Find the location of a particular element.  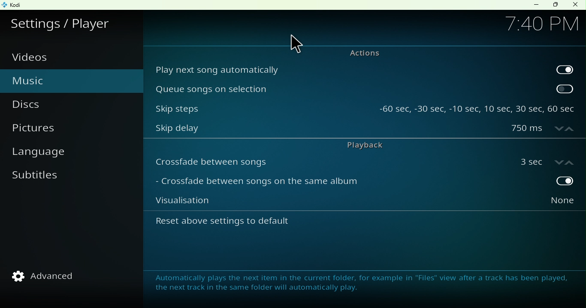

toggle is located at coordinates (565, 68).